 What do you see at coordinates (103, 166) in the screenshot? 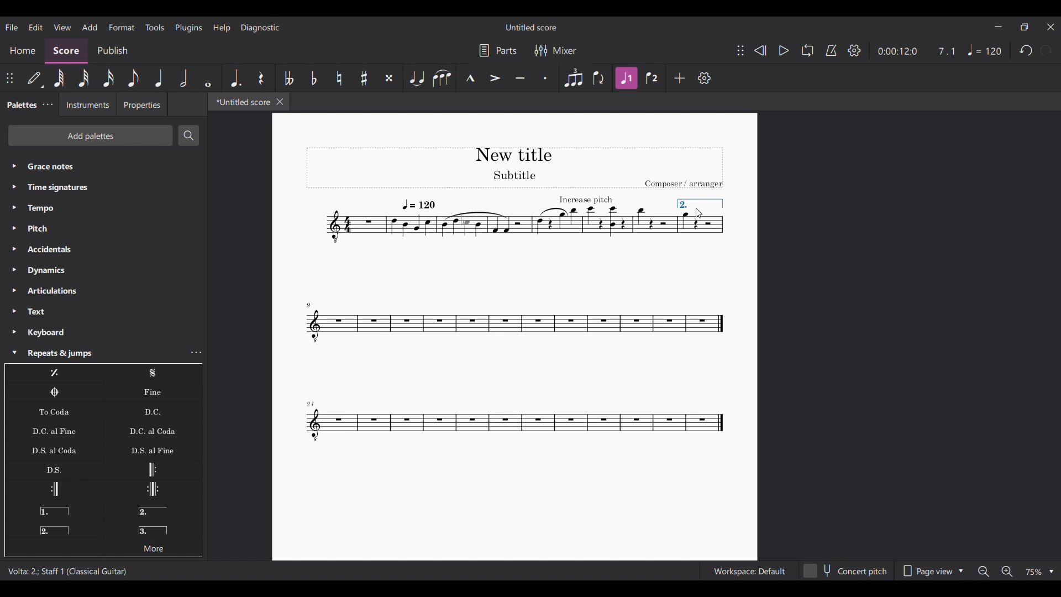
I see `Grace notes` at bounding box center [103, 166].